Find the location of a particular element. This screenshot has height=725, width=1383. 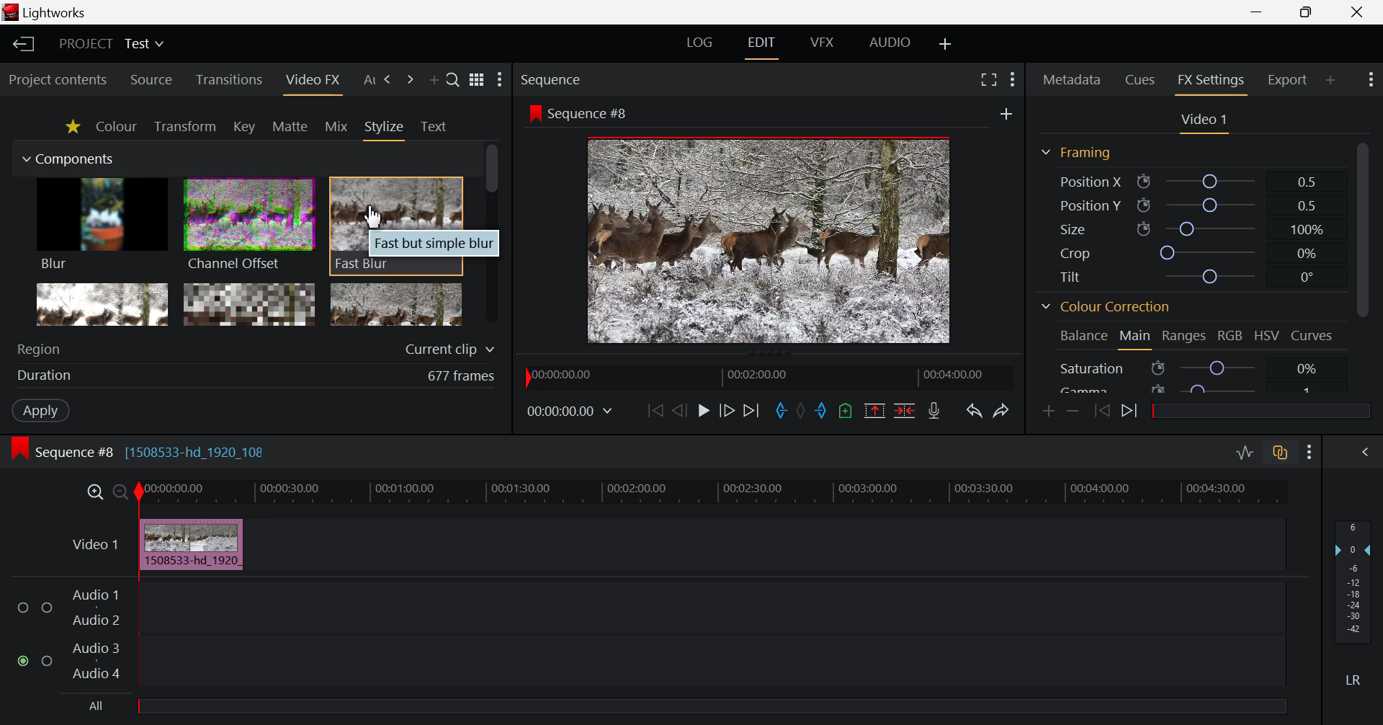

Previous Panel is located at coordinates (364, 80).